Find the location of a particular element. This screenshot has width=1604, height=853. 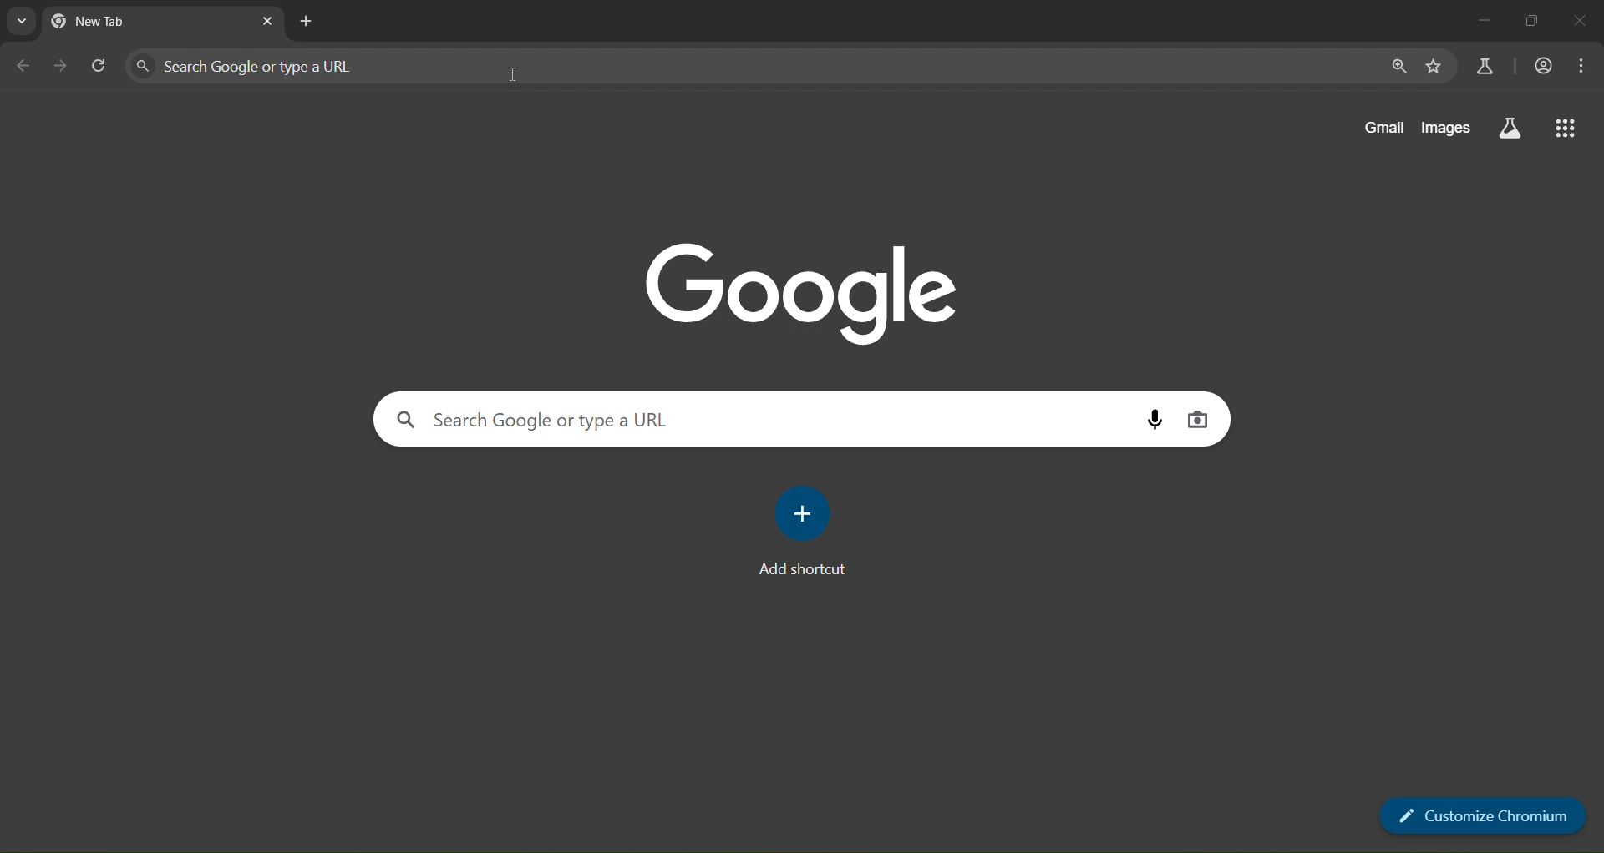

google is located at coordinates (806, 300).